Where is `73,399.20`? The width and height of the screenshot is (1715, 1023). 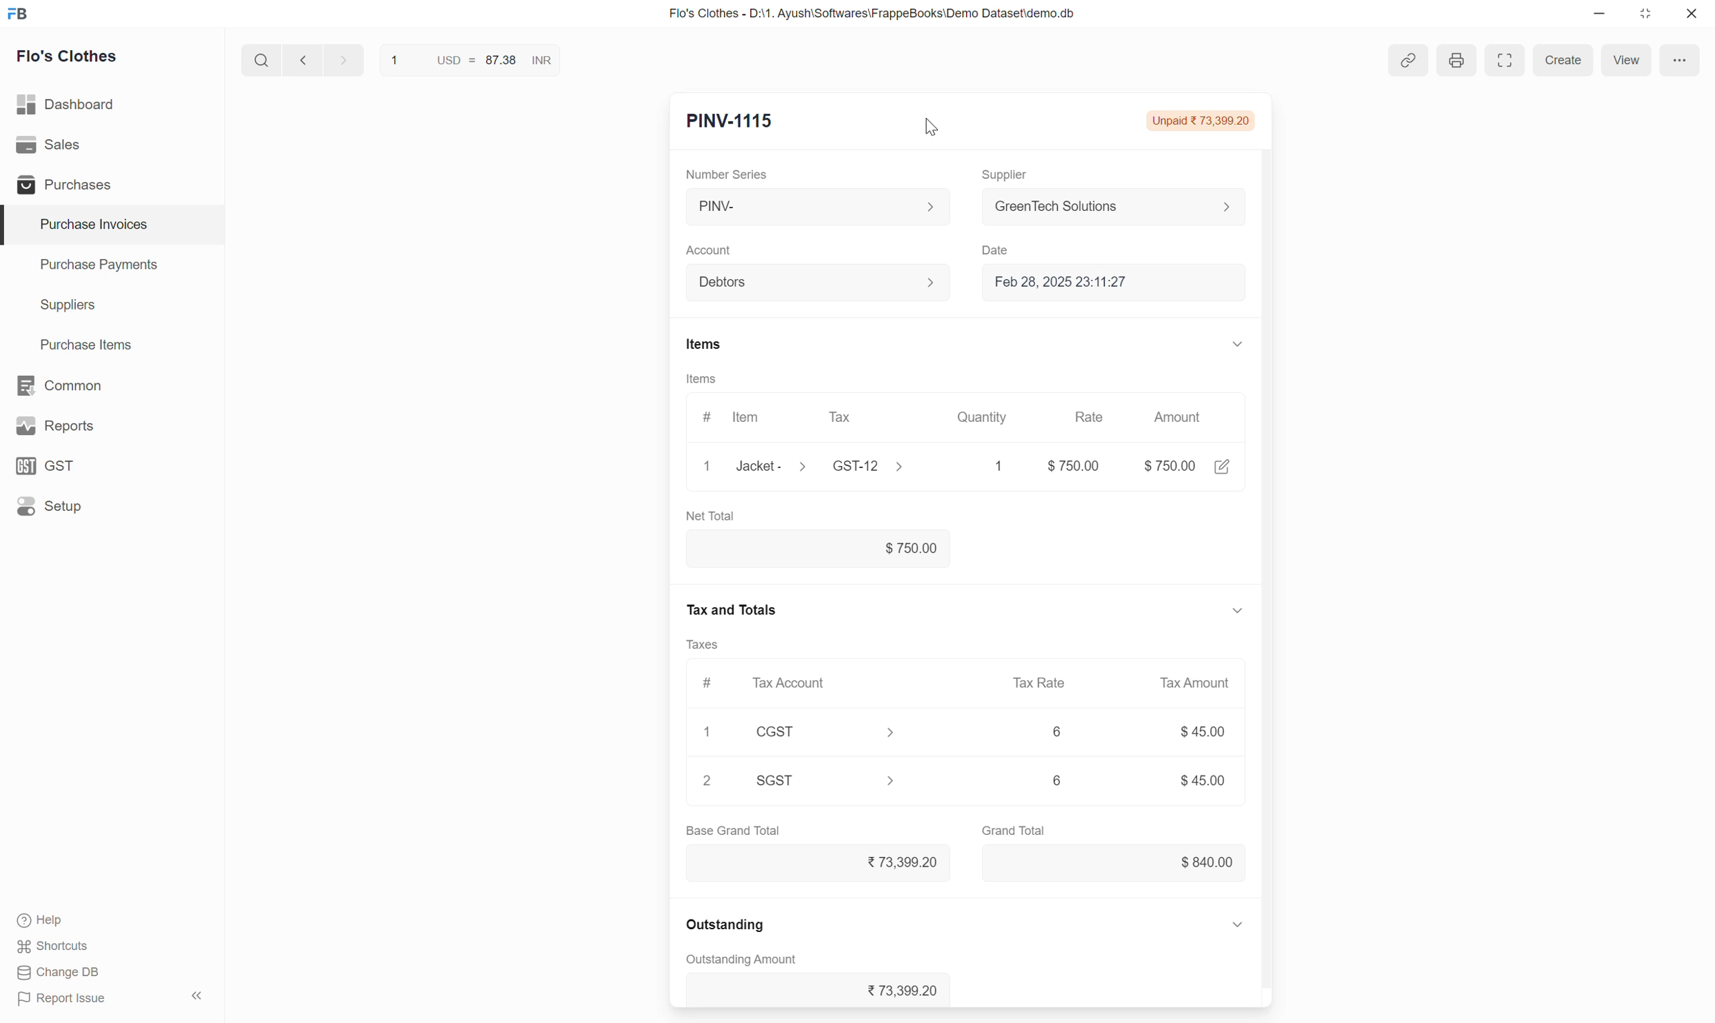
73,399.20 is located at coordinates (817, 864).